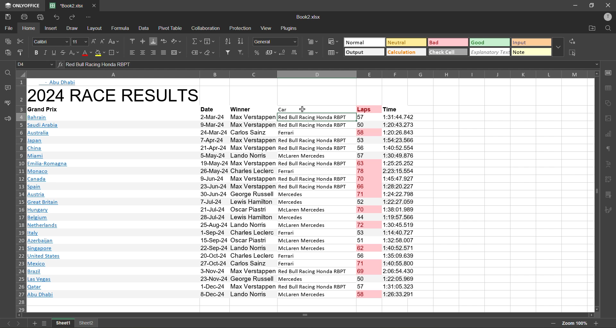 The image size is (616, 328). I want to click on good, so click(491, 42).